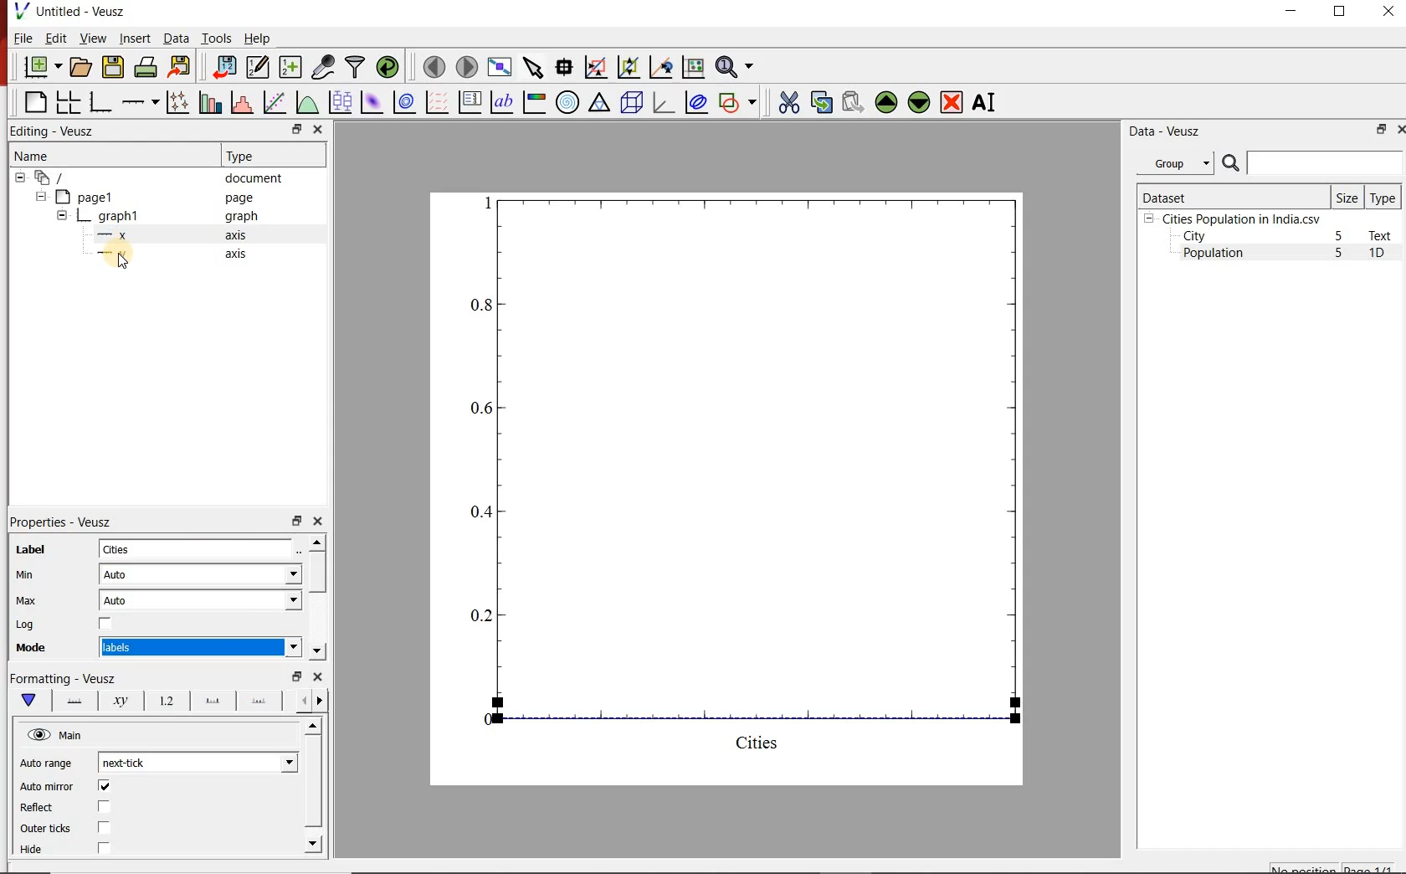 Image resolution: width=1406 pixels, height=874 pixels. What do you see at coordinates (175, 102) in the screenshot?
I see `plot points with lines and errorbars` at bounding box center [175, 102].